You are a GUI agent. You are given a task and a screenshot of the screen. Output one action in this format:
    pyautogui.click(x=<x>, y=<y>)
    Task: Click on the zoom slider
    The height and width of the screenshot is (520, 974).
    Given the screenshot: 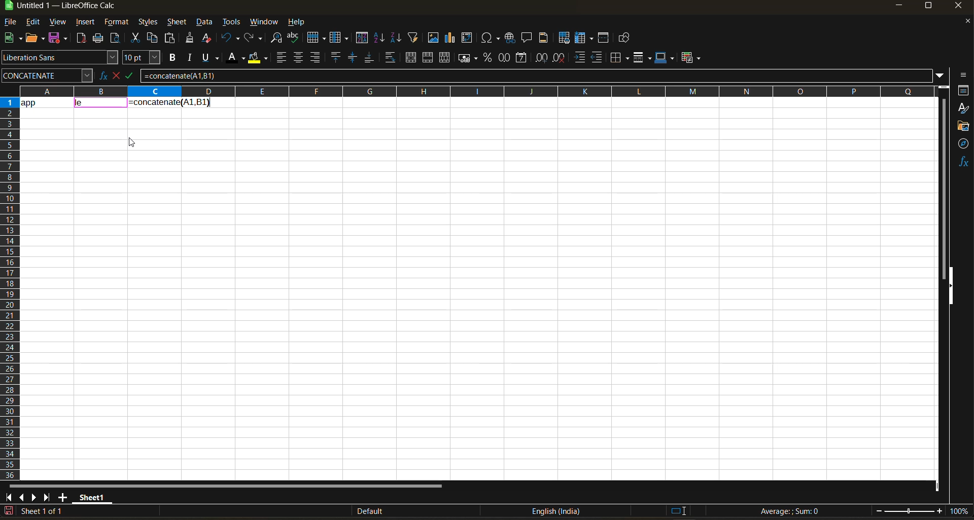 What is the action you would take?
    pyautogui.click(x=909, y=511)
    